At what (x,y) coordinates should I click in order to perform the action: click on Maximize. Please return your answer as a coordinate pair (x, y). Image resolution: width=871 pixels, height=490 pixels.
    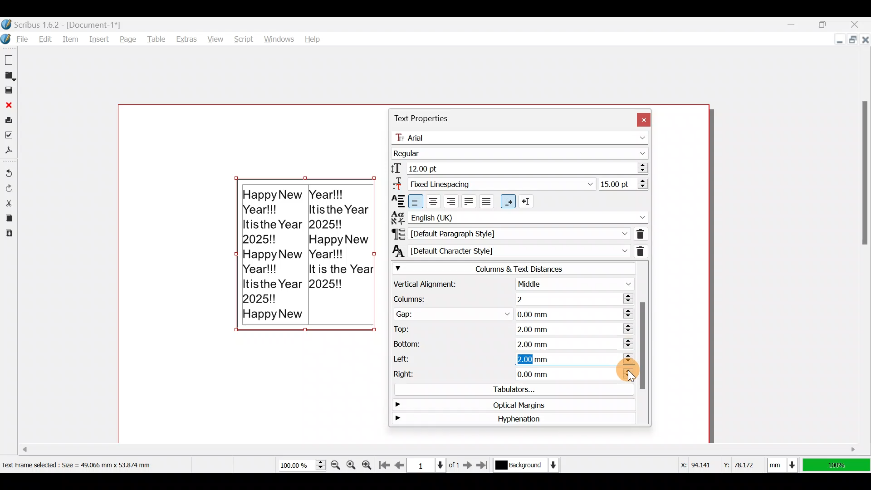
    Looking at the image, I should click on (831, 24).